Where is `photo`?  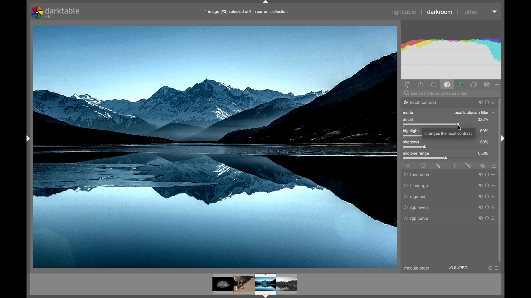
photo is located at coordinates (214, 147).